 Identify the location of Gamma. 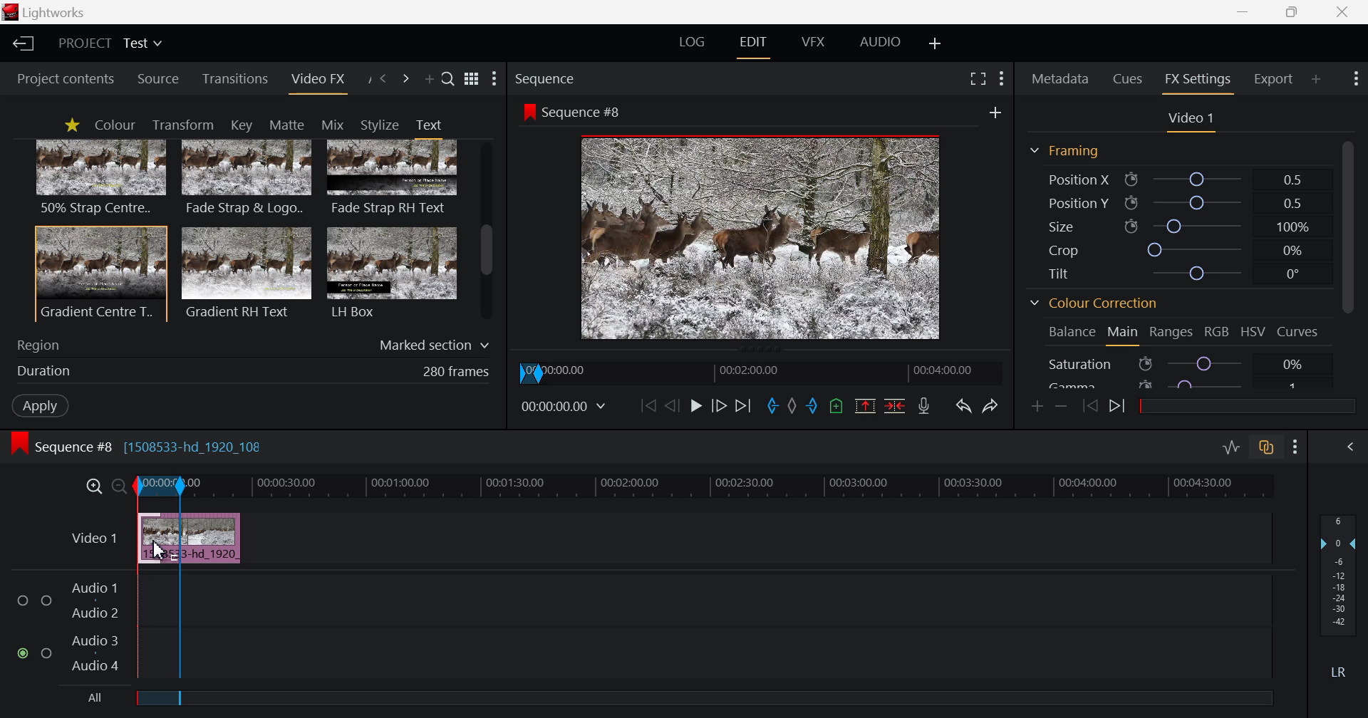
(1174, 383).